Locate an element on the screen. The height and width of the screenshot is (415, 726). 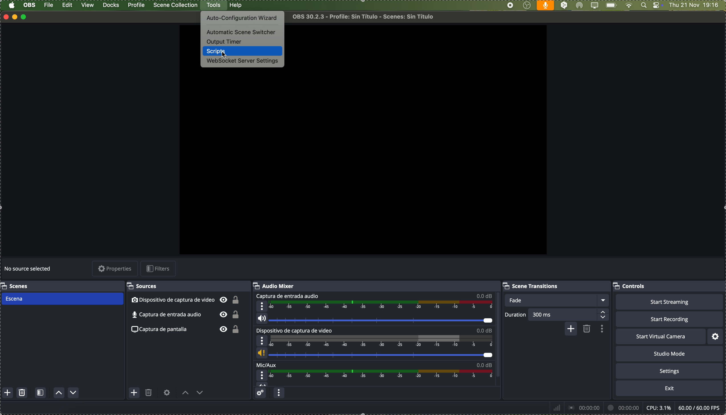
audio input capture is located at coordinates (373, 308).